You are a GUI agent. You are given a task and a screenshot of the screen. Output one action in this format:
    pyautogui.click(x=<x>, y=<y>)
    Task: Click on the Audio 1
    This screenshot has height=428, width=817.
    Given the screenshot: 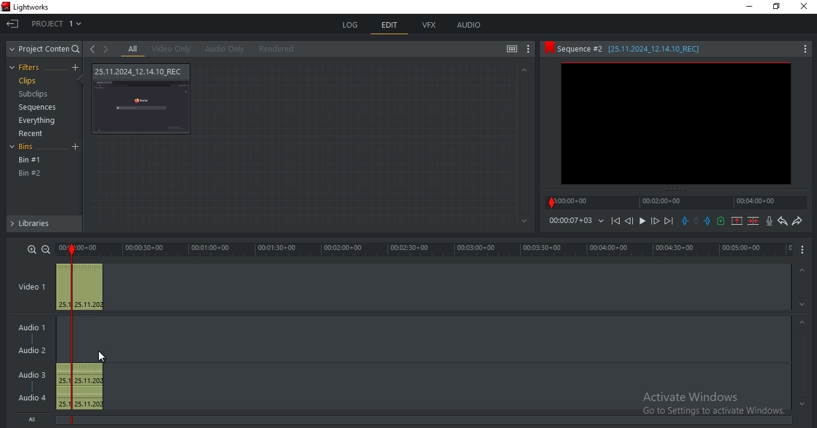 What is the action you would take?
    pyautogui.click(x=34, y=325)
    